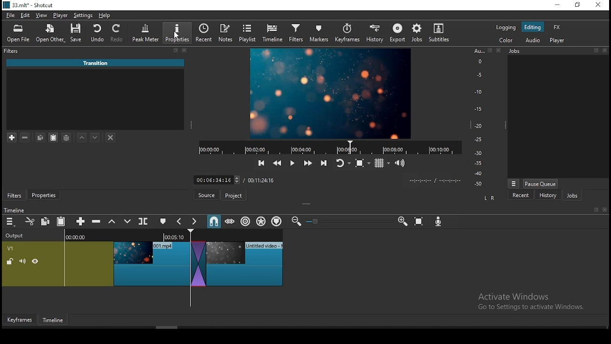 This screenshot has width=611, height=344. I want to click on zoom timeline out, so click(295, 222).